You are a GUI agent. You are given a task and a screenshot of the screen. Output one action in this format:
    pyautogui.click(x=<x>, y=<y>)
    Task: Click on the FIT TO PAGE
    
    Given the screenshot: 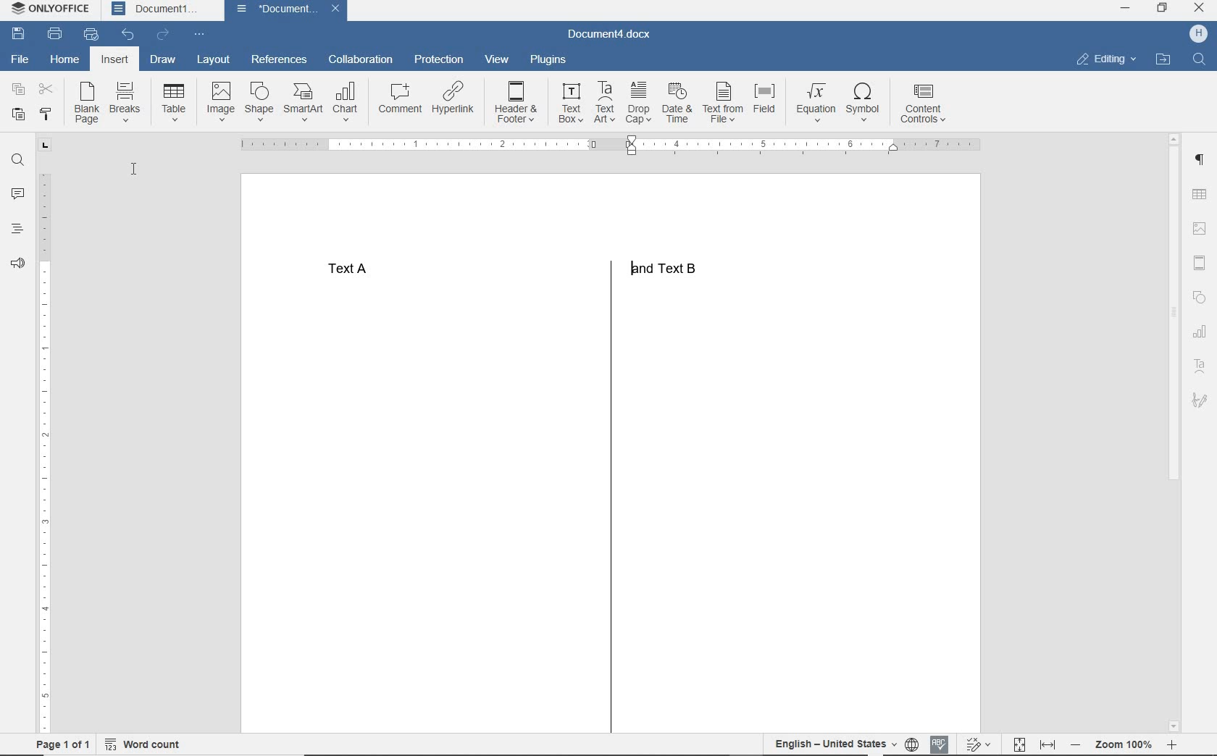 What is the action you would take?
    pyautogui.click(x=1019, y=743)
    